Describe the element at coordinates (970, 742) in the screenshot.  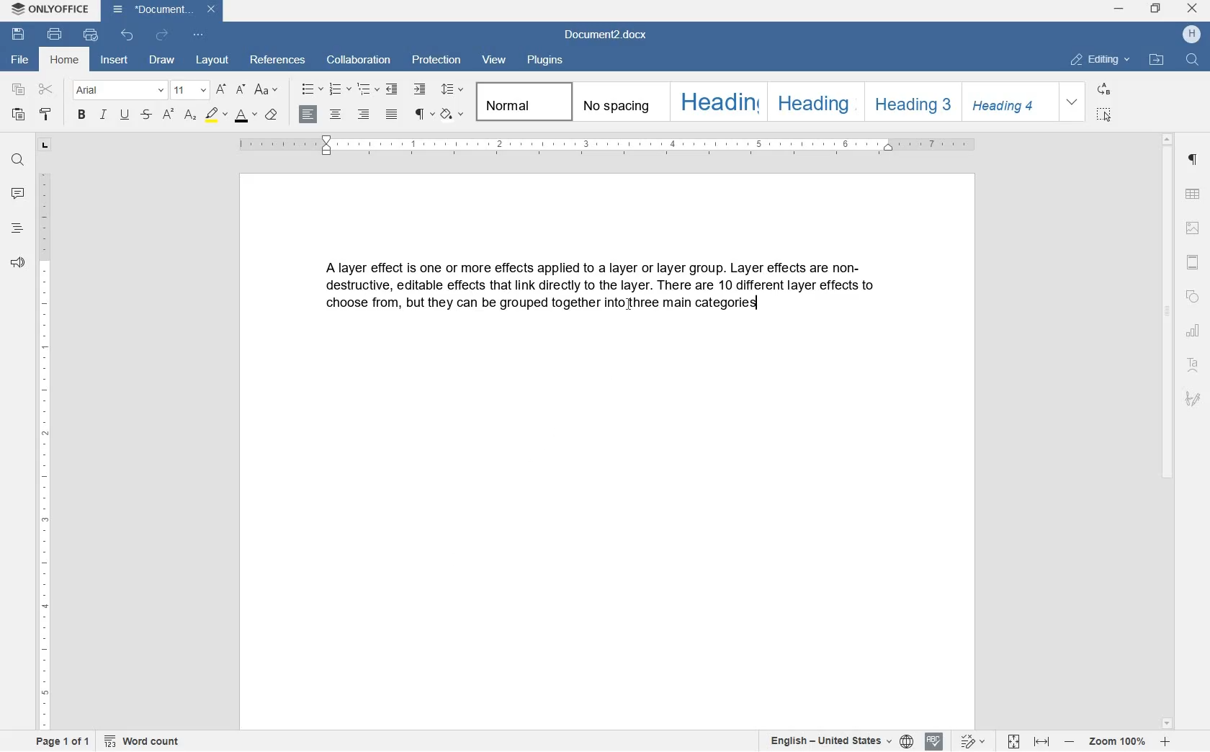
I see `text change` at that location.